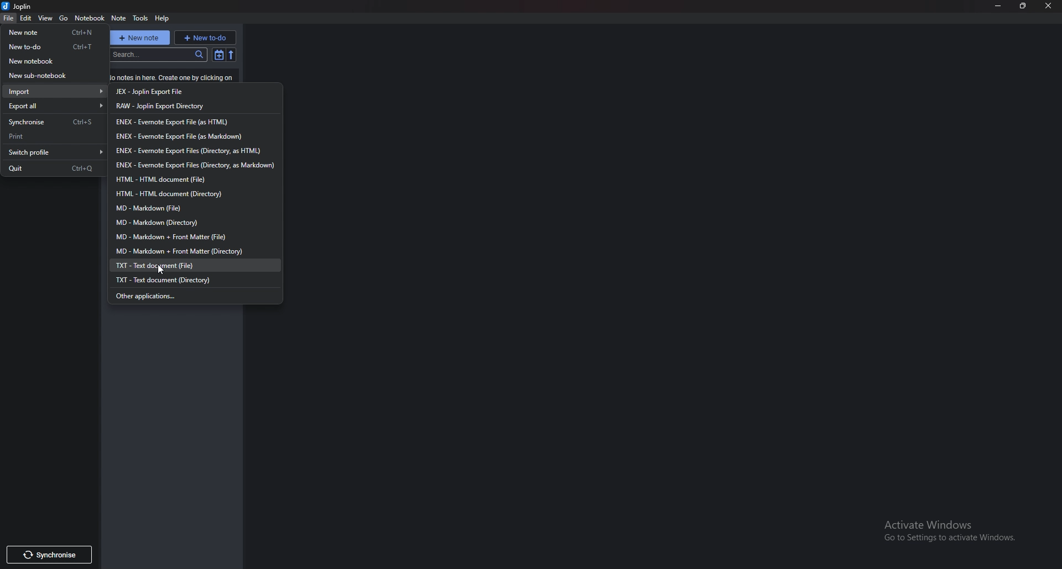 Image resolution: width=1062 pixels, height=569 pixels. Describe the element at coordinates (189, 151) in the screenshot. I see `enex directory html` at that location.